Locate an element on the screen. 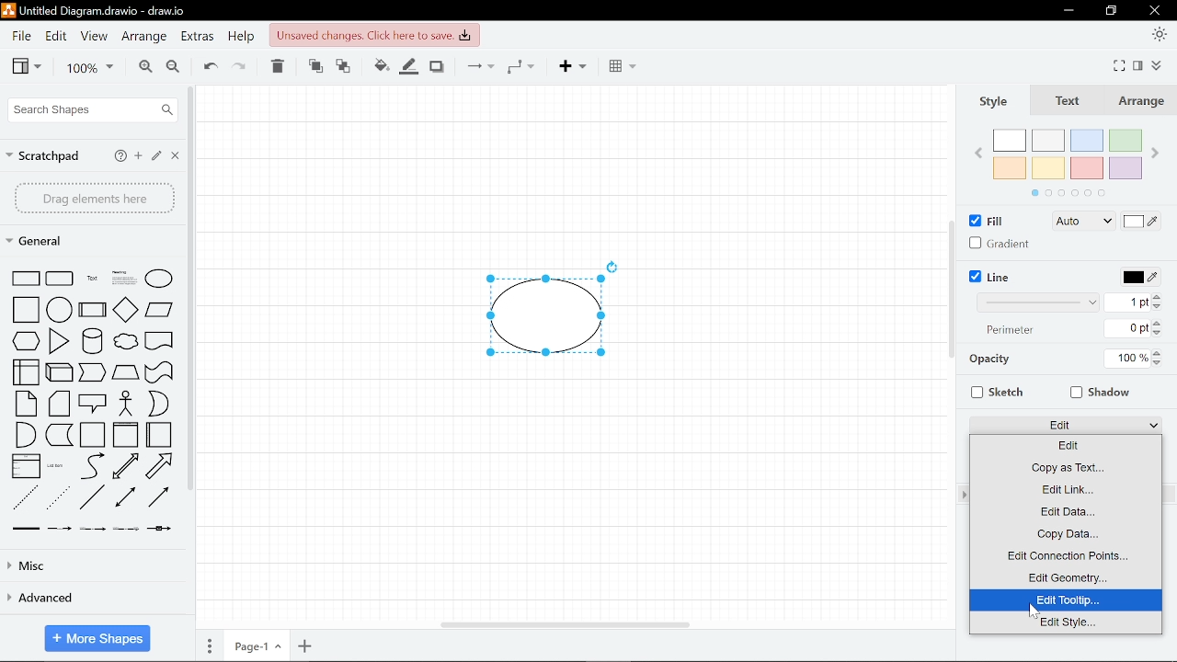 Image resolution: width=1177 pixels, height=662 pixels. Help is located at coordinates (242, 38).